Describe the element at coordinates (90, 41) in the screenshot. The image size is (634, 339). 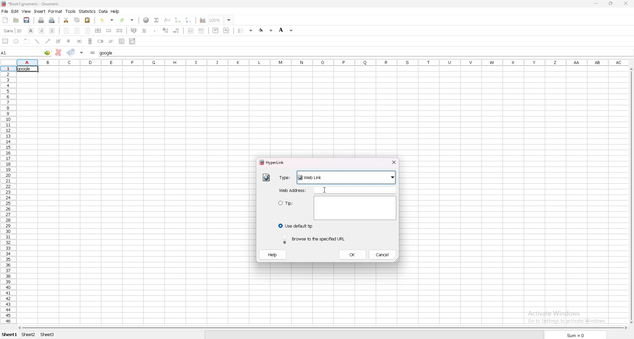
I see `scroll bar` at that location.